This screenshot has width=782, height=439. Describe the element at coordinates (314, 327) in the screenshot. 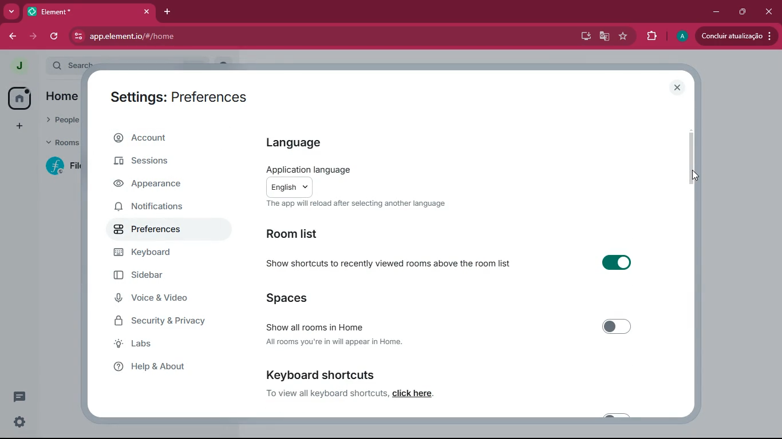

I see `show all rooms in home` at that location.